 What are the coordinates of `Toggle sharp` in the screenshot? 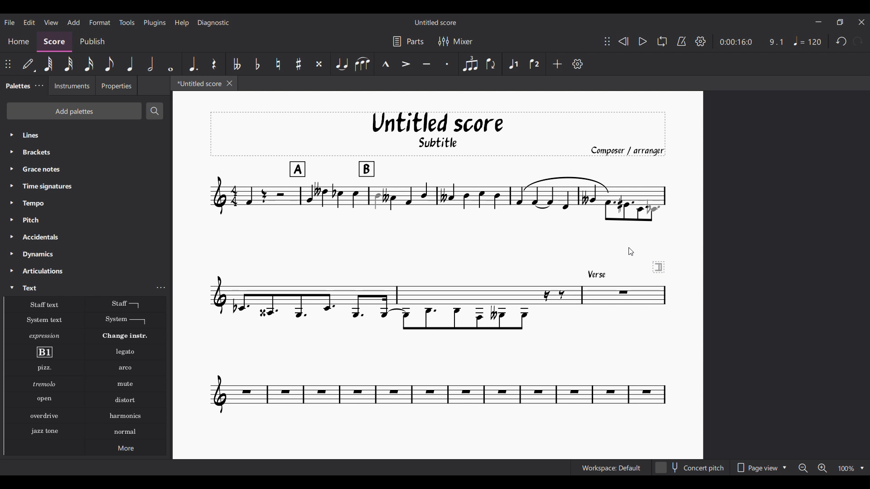 It's located at (298, 64).